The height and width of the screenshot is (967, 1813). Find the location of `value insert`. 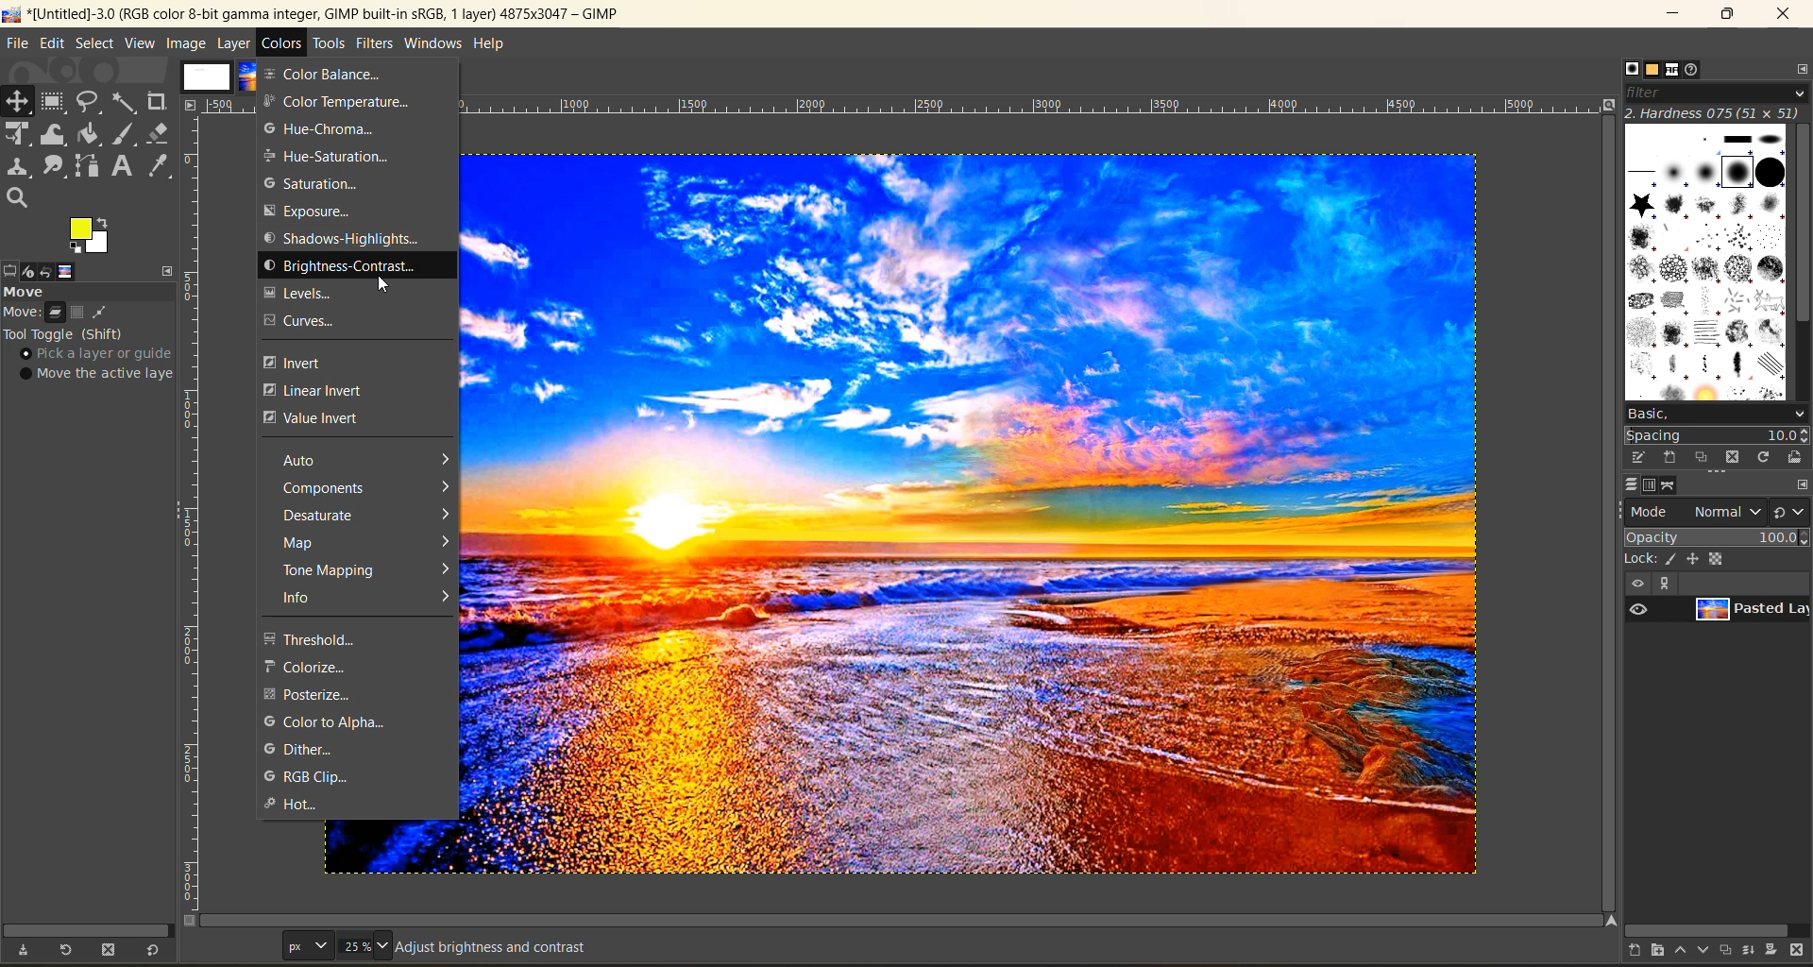

value insert is located at coordinates (312, 420).